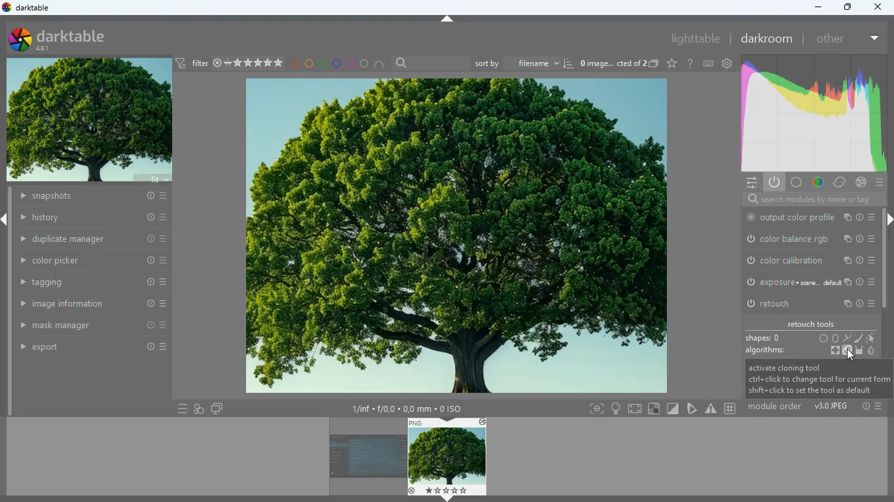 Image resolution: width=894 pixels, height=502 pixels. What do you see at coordinates (774, 183) in the screenshot?
I see `power` at bounding box center [774, 183].